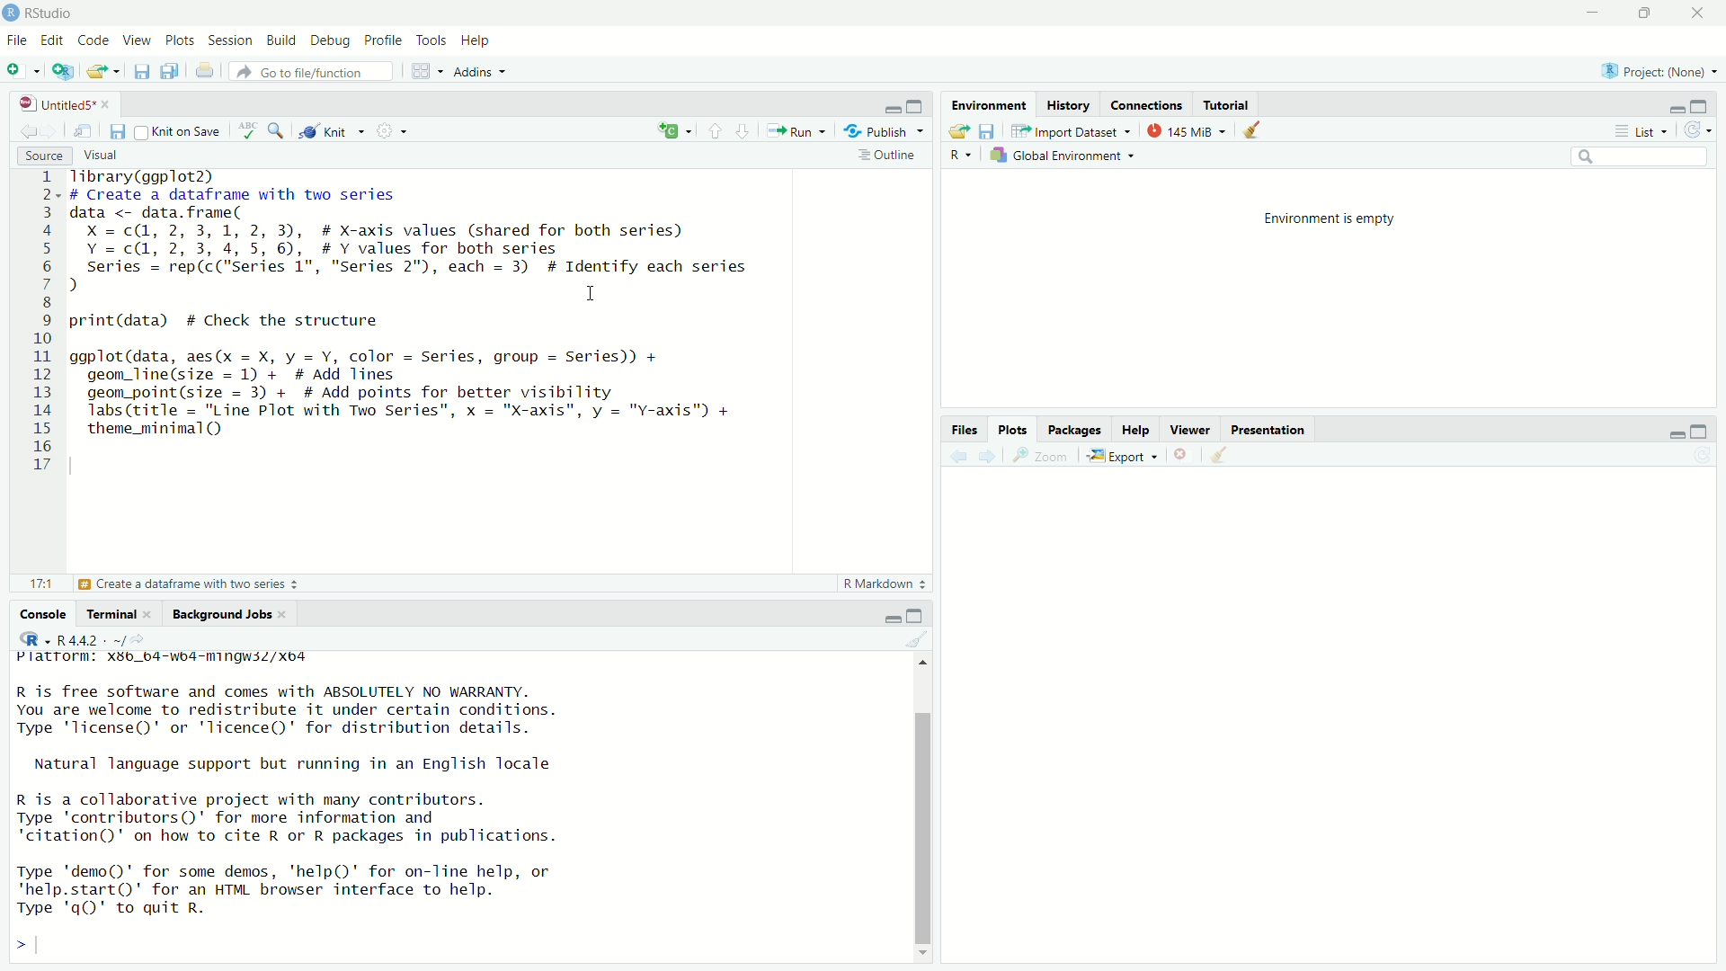 This screenshot has height=971, width=1726. What do you see at coordinates (39, 583) in the screenshot?
I see `17:1` at bounding box center [39, 583].